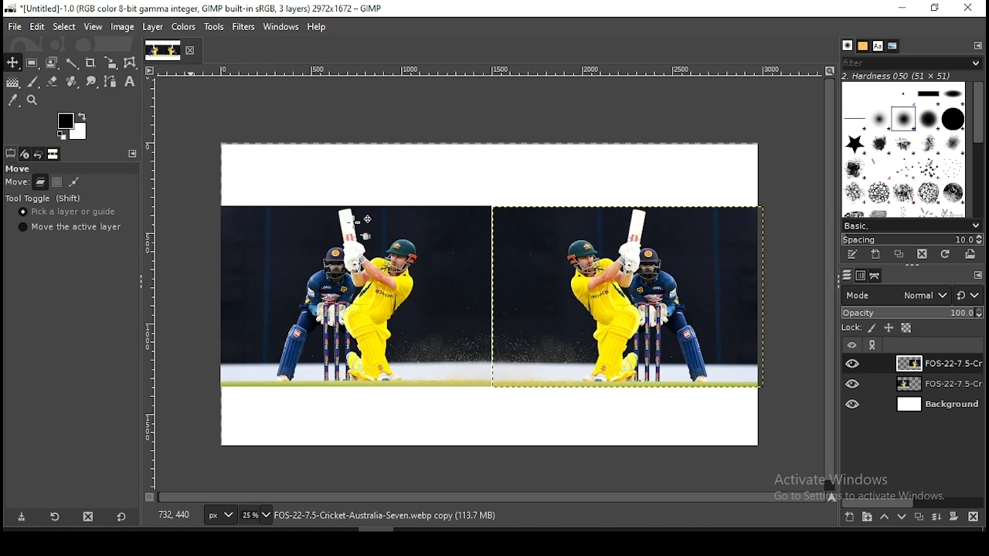  I want to click on color picker tool, so click(13, 100).